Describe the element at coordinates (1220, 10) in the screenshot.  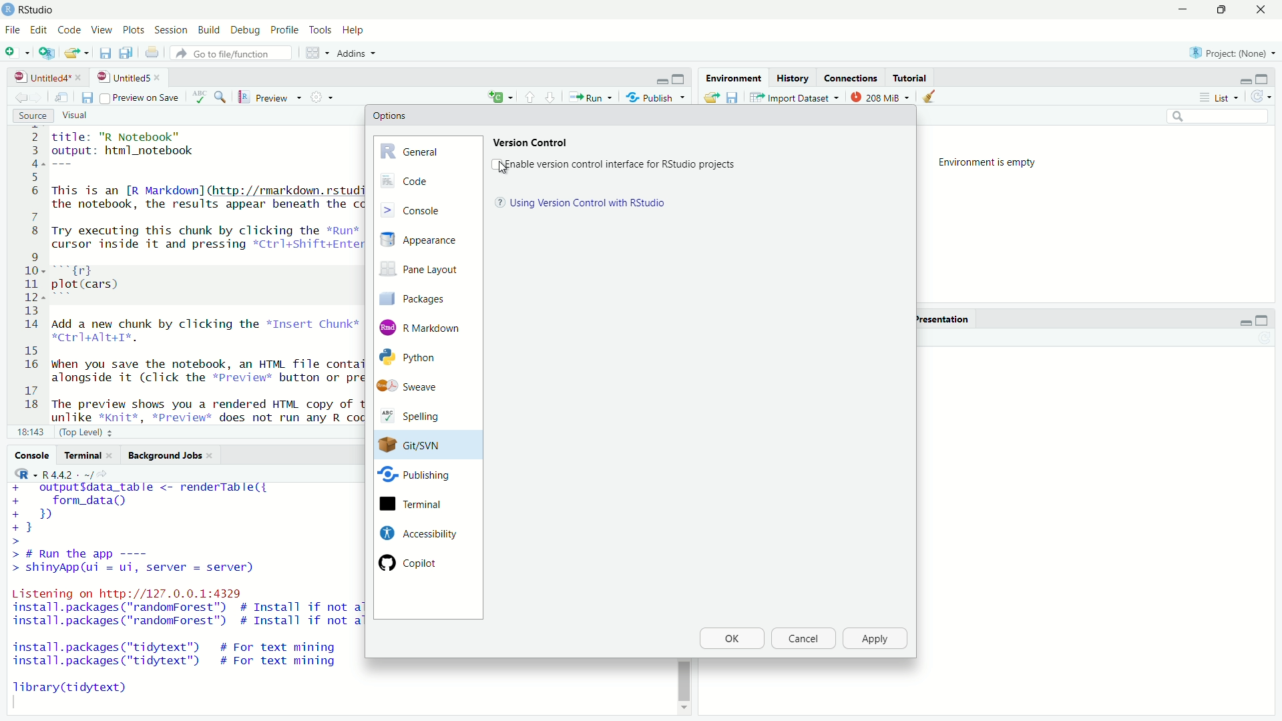
I see `maximise` at that location.